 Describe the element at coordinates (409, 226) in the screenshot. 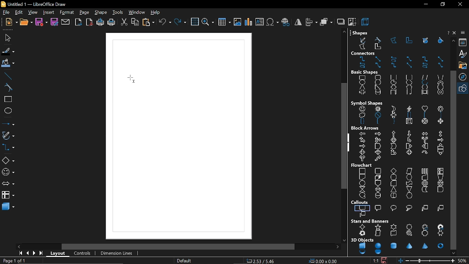

I see `8 point star` at that location.